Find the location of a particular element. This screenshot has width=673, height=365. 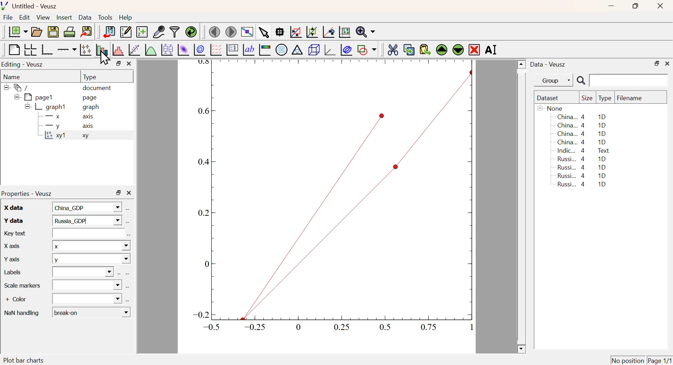

Add a shape is located at coordinates (367, 49).